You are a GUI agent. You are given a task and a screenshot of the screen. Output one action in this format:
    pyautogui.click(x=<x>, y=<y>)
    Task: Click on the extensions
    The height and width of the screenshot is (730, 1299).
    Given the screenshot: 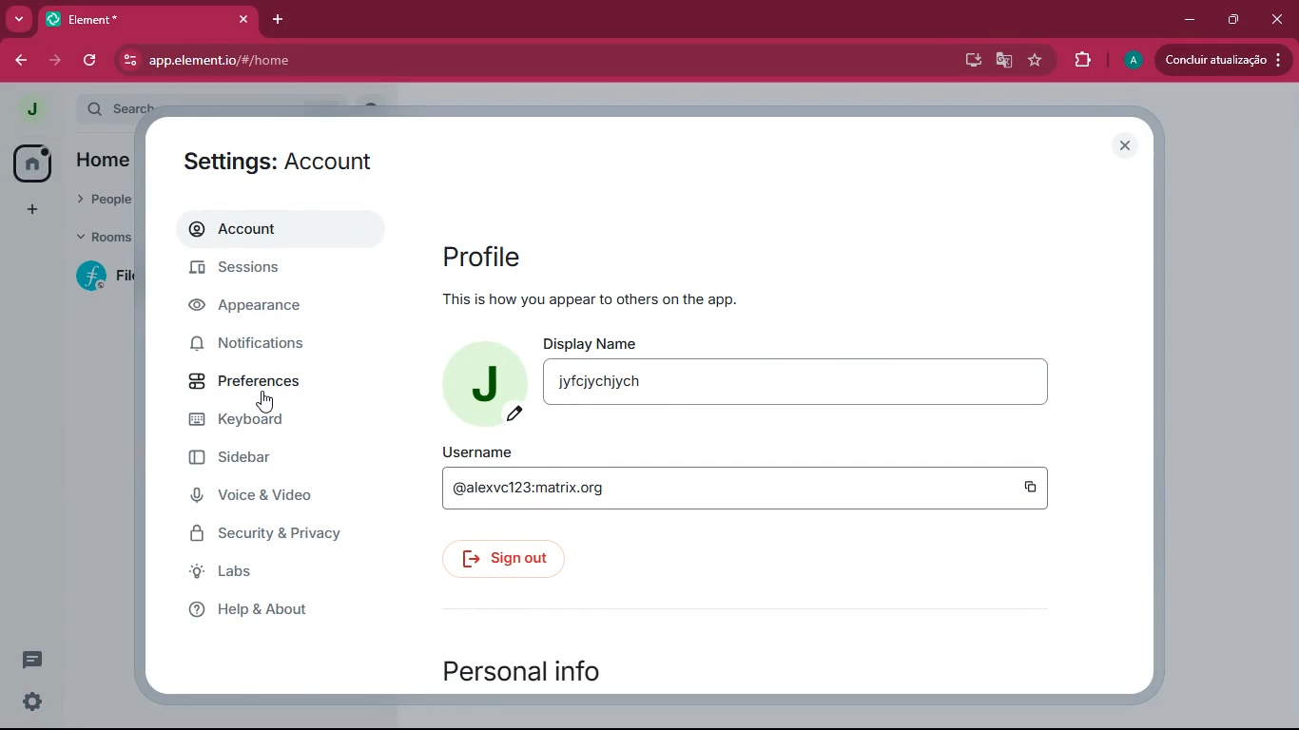 What is the action you would take?
    pyautogui.click(x=1080, y=62)
    